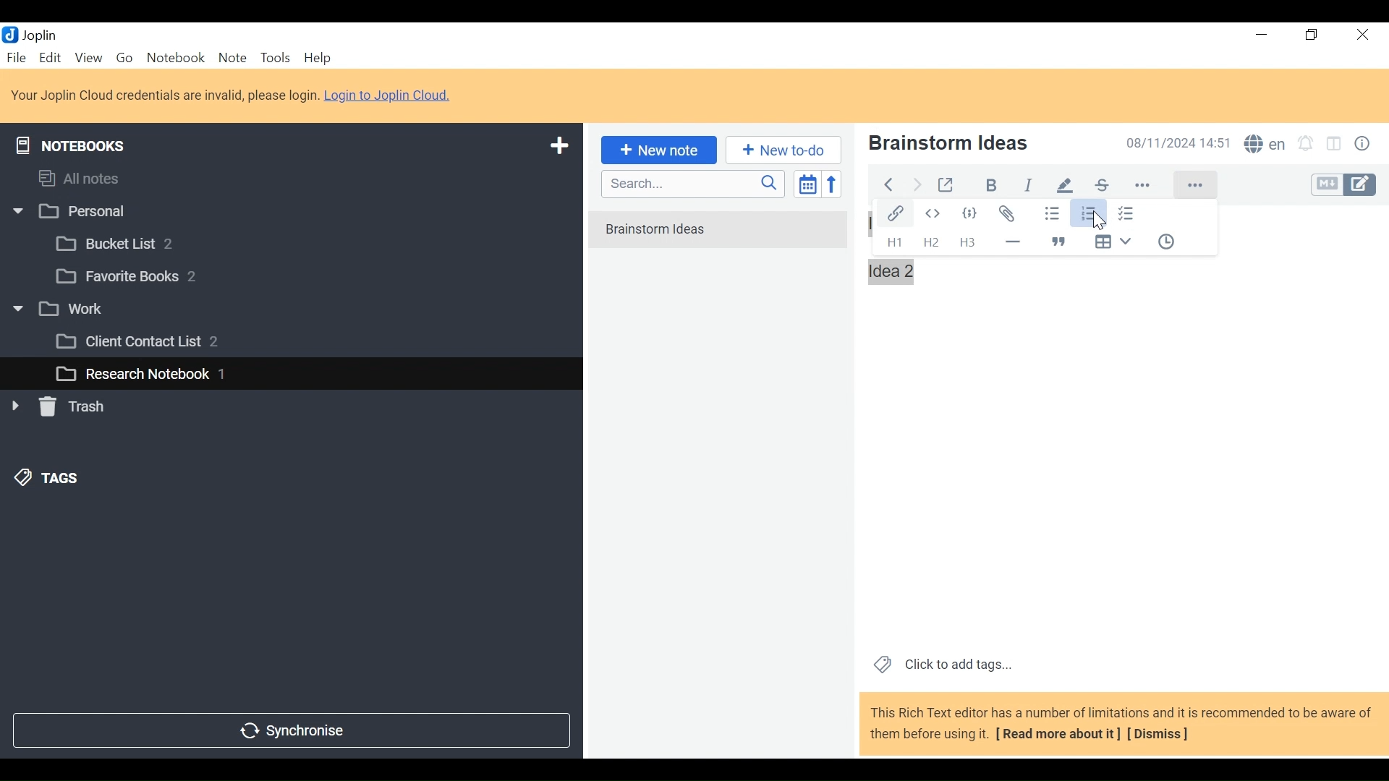  Describe the element at coordinates (51, 57) in the screenshot. I see `Edit` at that location.